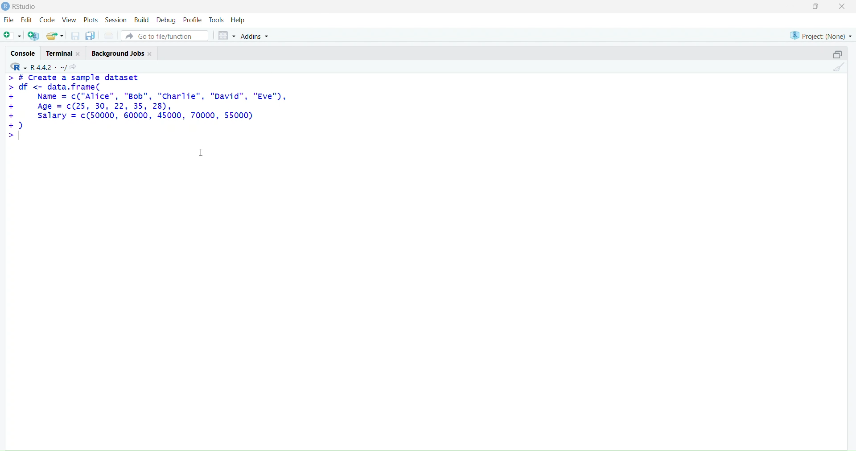  Describe the element at coordinates (18, 135) in the screenshot. I see `text cursor` at that location.